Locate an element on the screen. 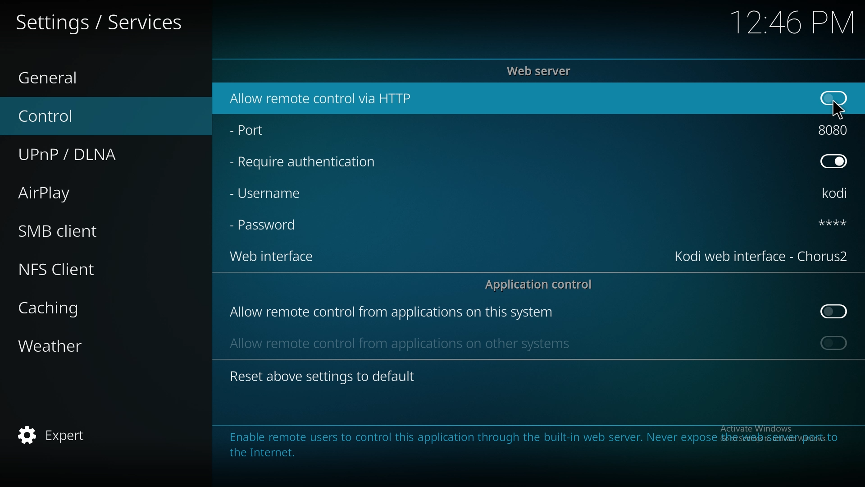  weather is located at coordinates (82, 348).